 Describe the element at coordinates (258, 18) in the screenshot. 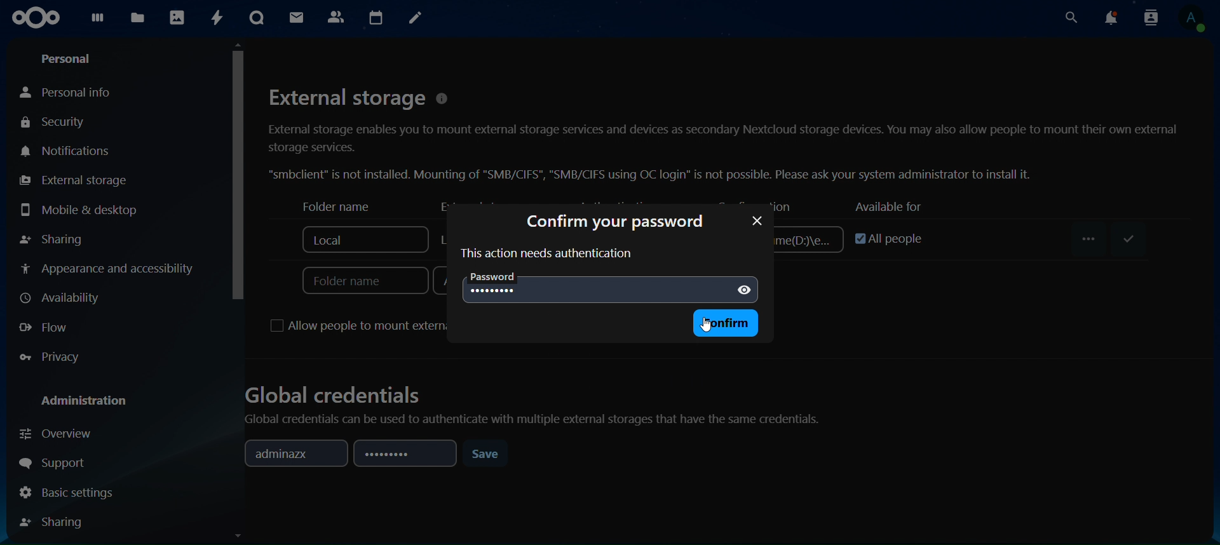

I see `talk` at that location.